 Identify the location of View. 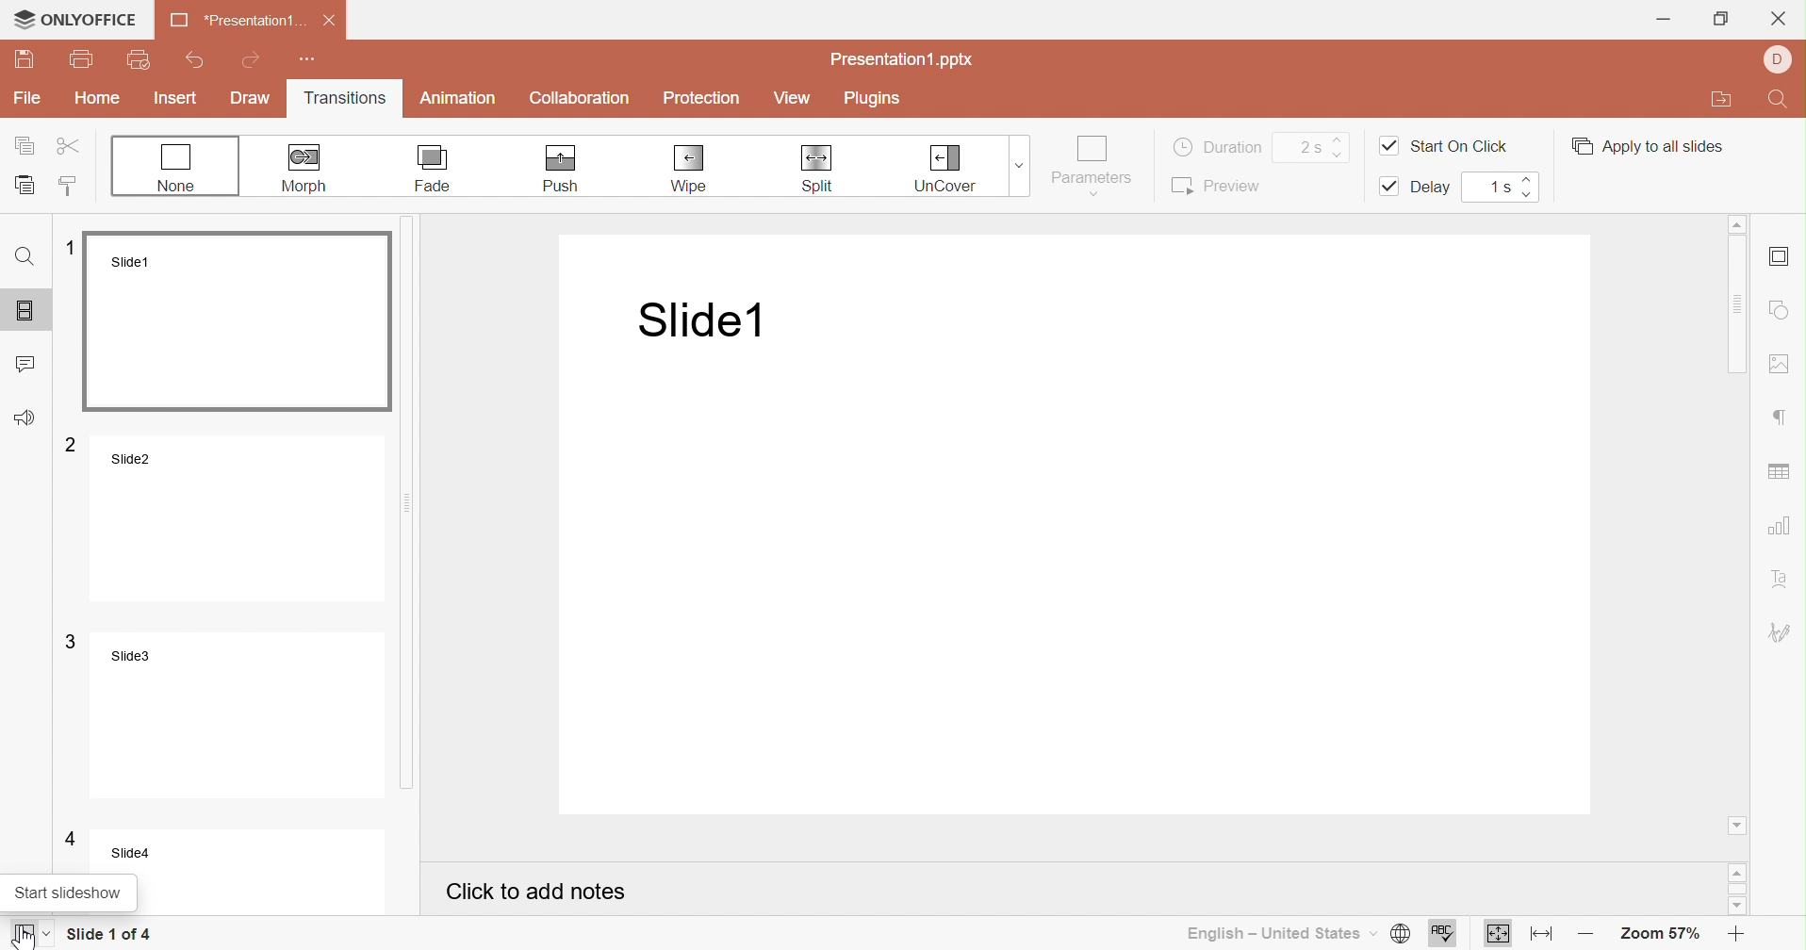
(792, 100).